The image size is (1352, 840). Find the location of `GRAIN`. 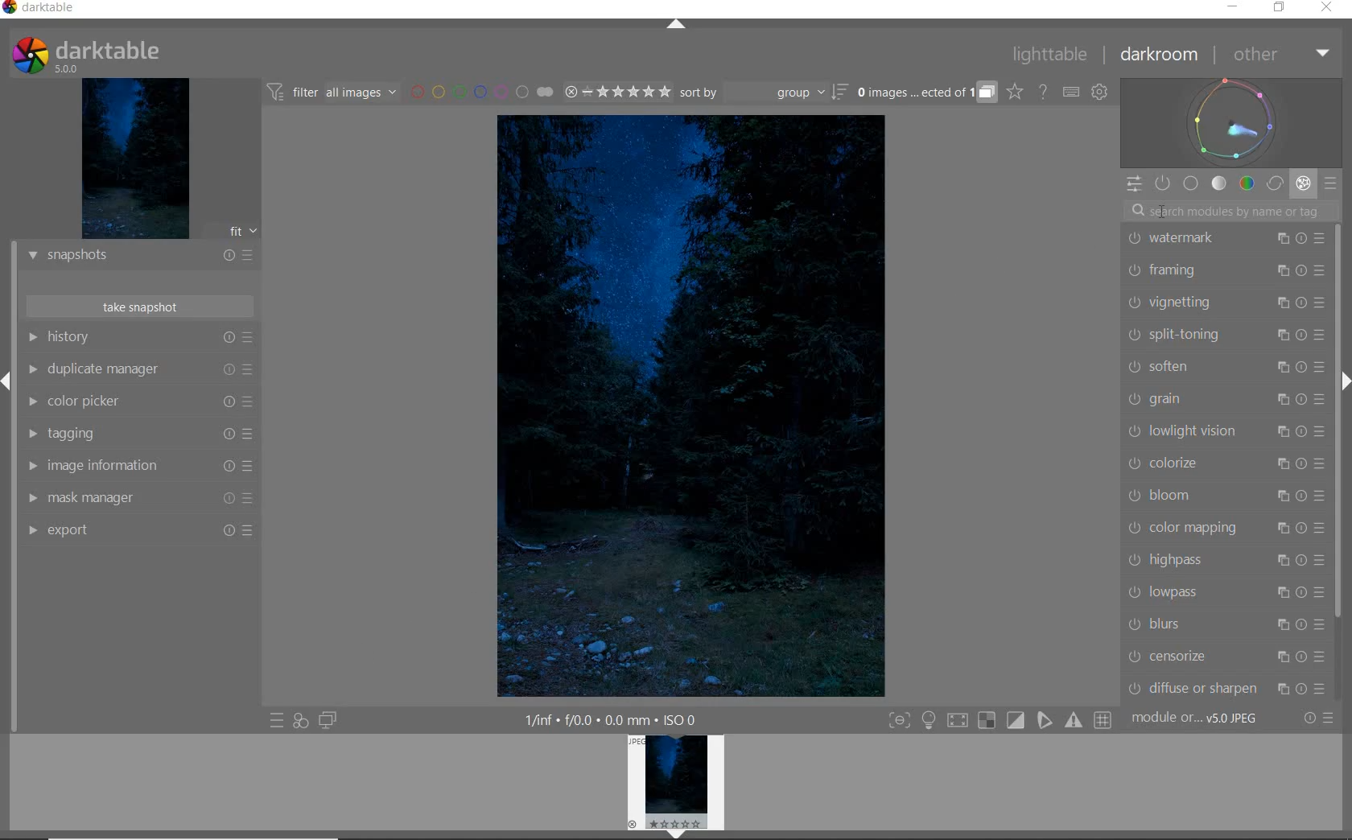

GRAIN is located at coordinates (1223, 400).